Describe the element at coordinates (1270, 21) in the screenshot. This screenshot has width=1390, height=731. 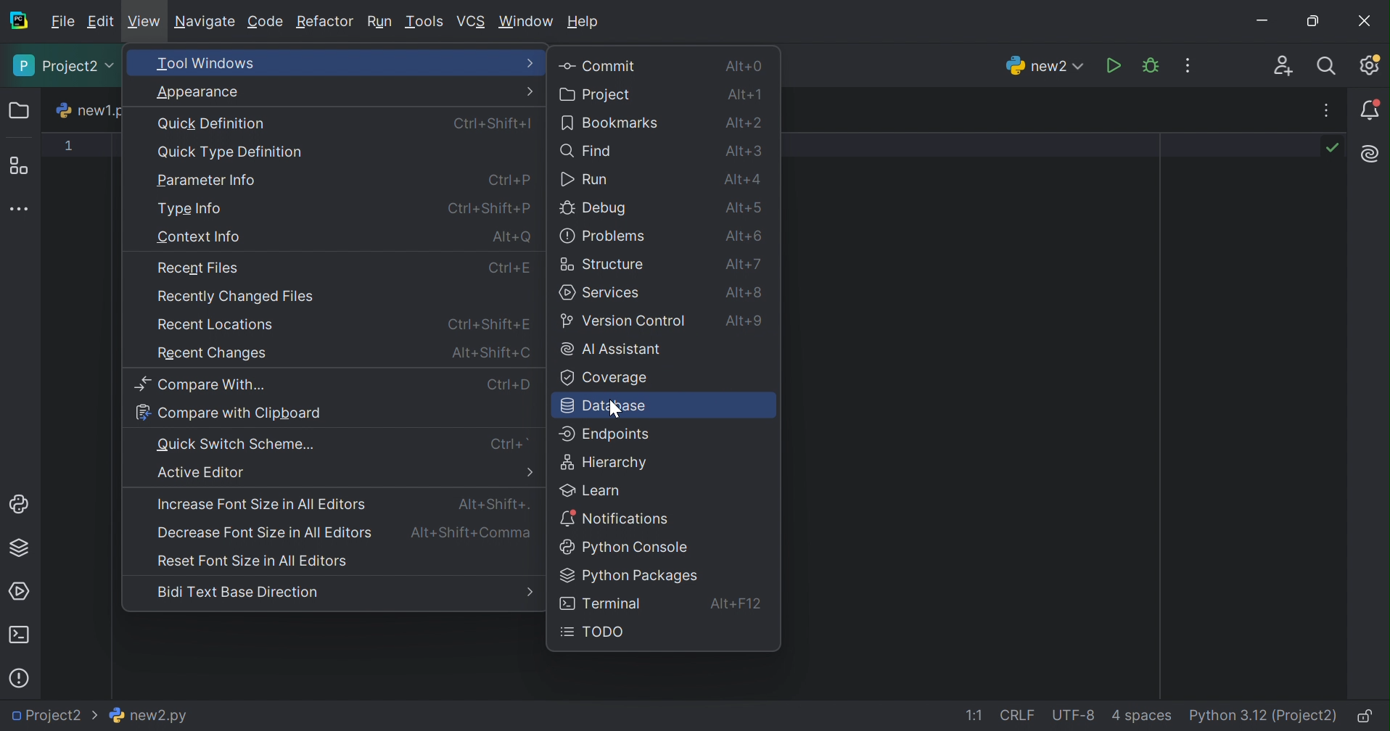
I see `Minimize` at that location.